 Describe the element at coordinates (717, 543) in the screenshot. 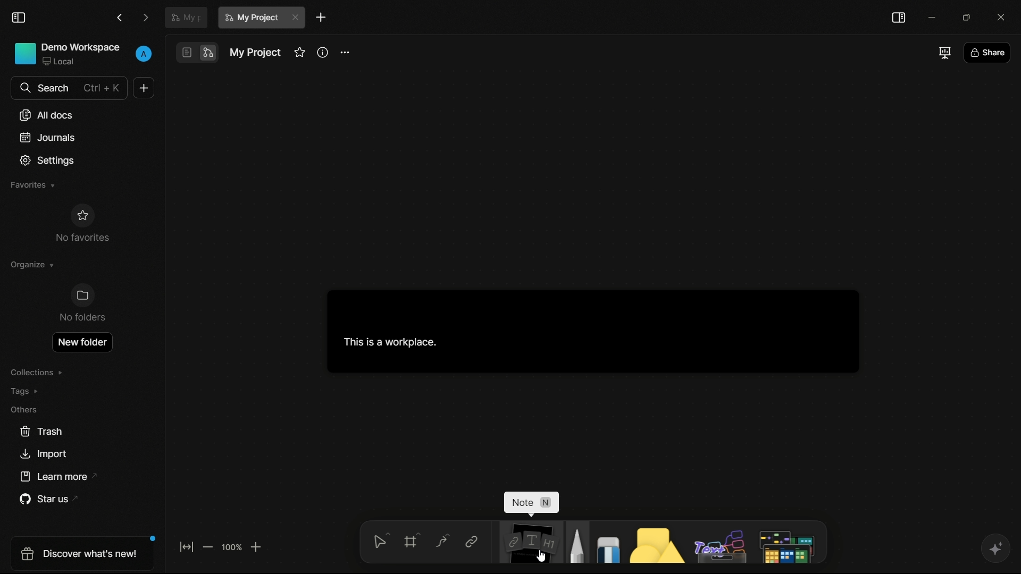

I see `others` at that location.